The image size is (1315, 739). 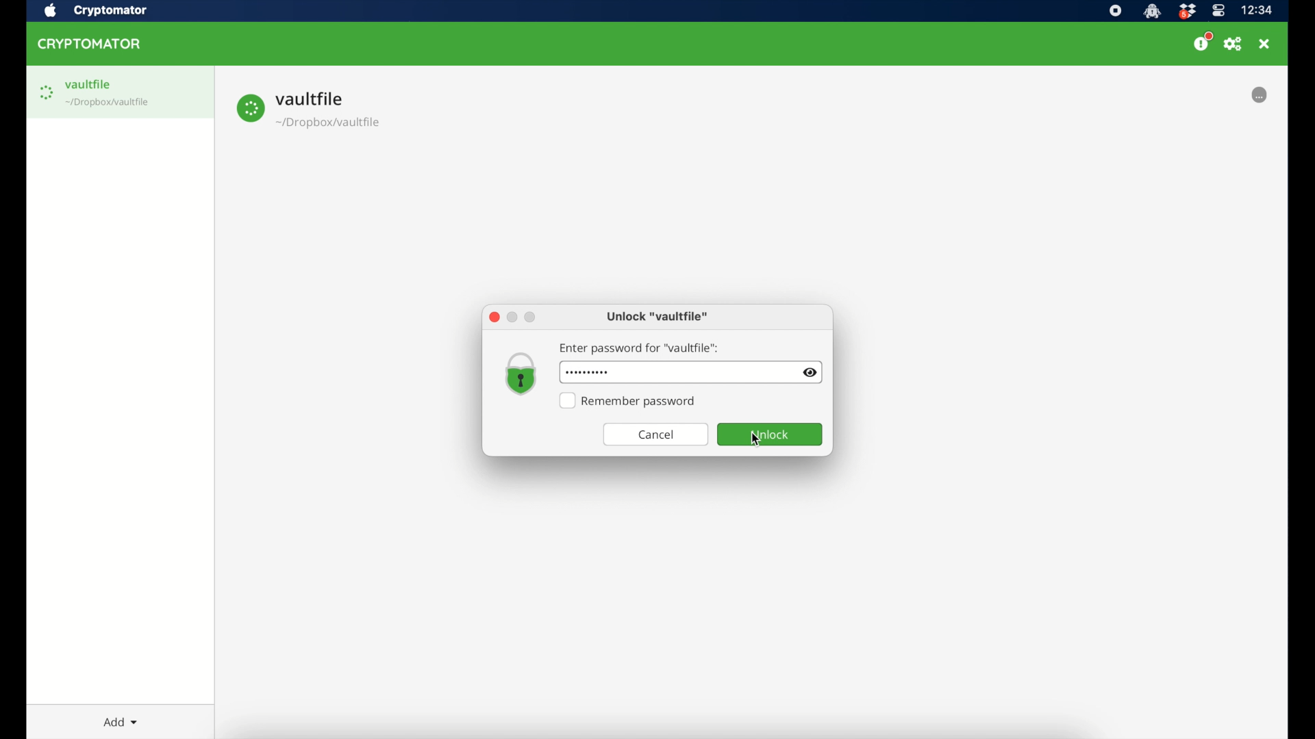 I want to click on preferences, so click(x=1233, y=44).